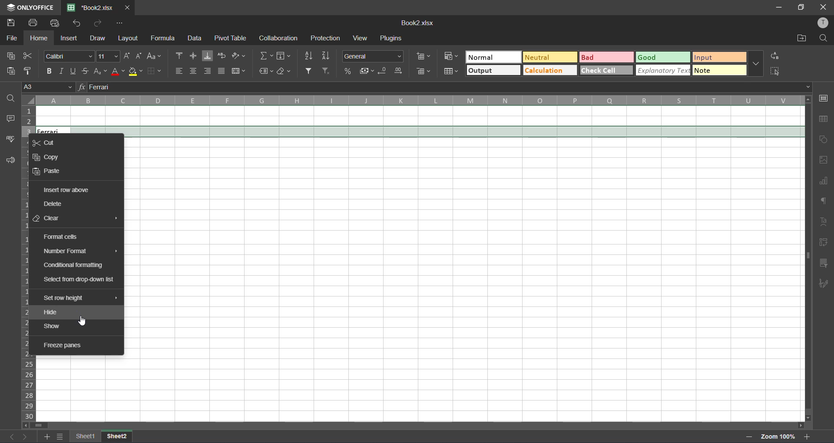 This screenshot has width=834, height=443. I want to click on zoom factor, so click(779, 436).